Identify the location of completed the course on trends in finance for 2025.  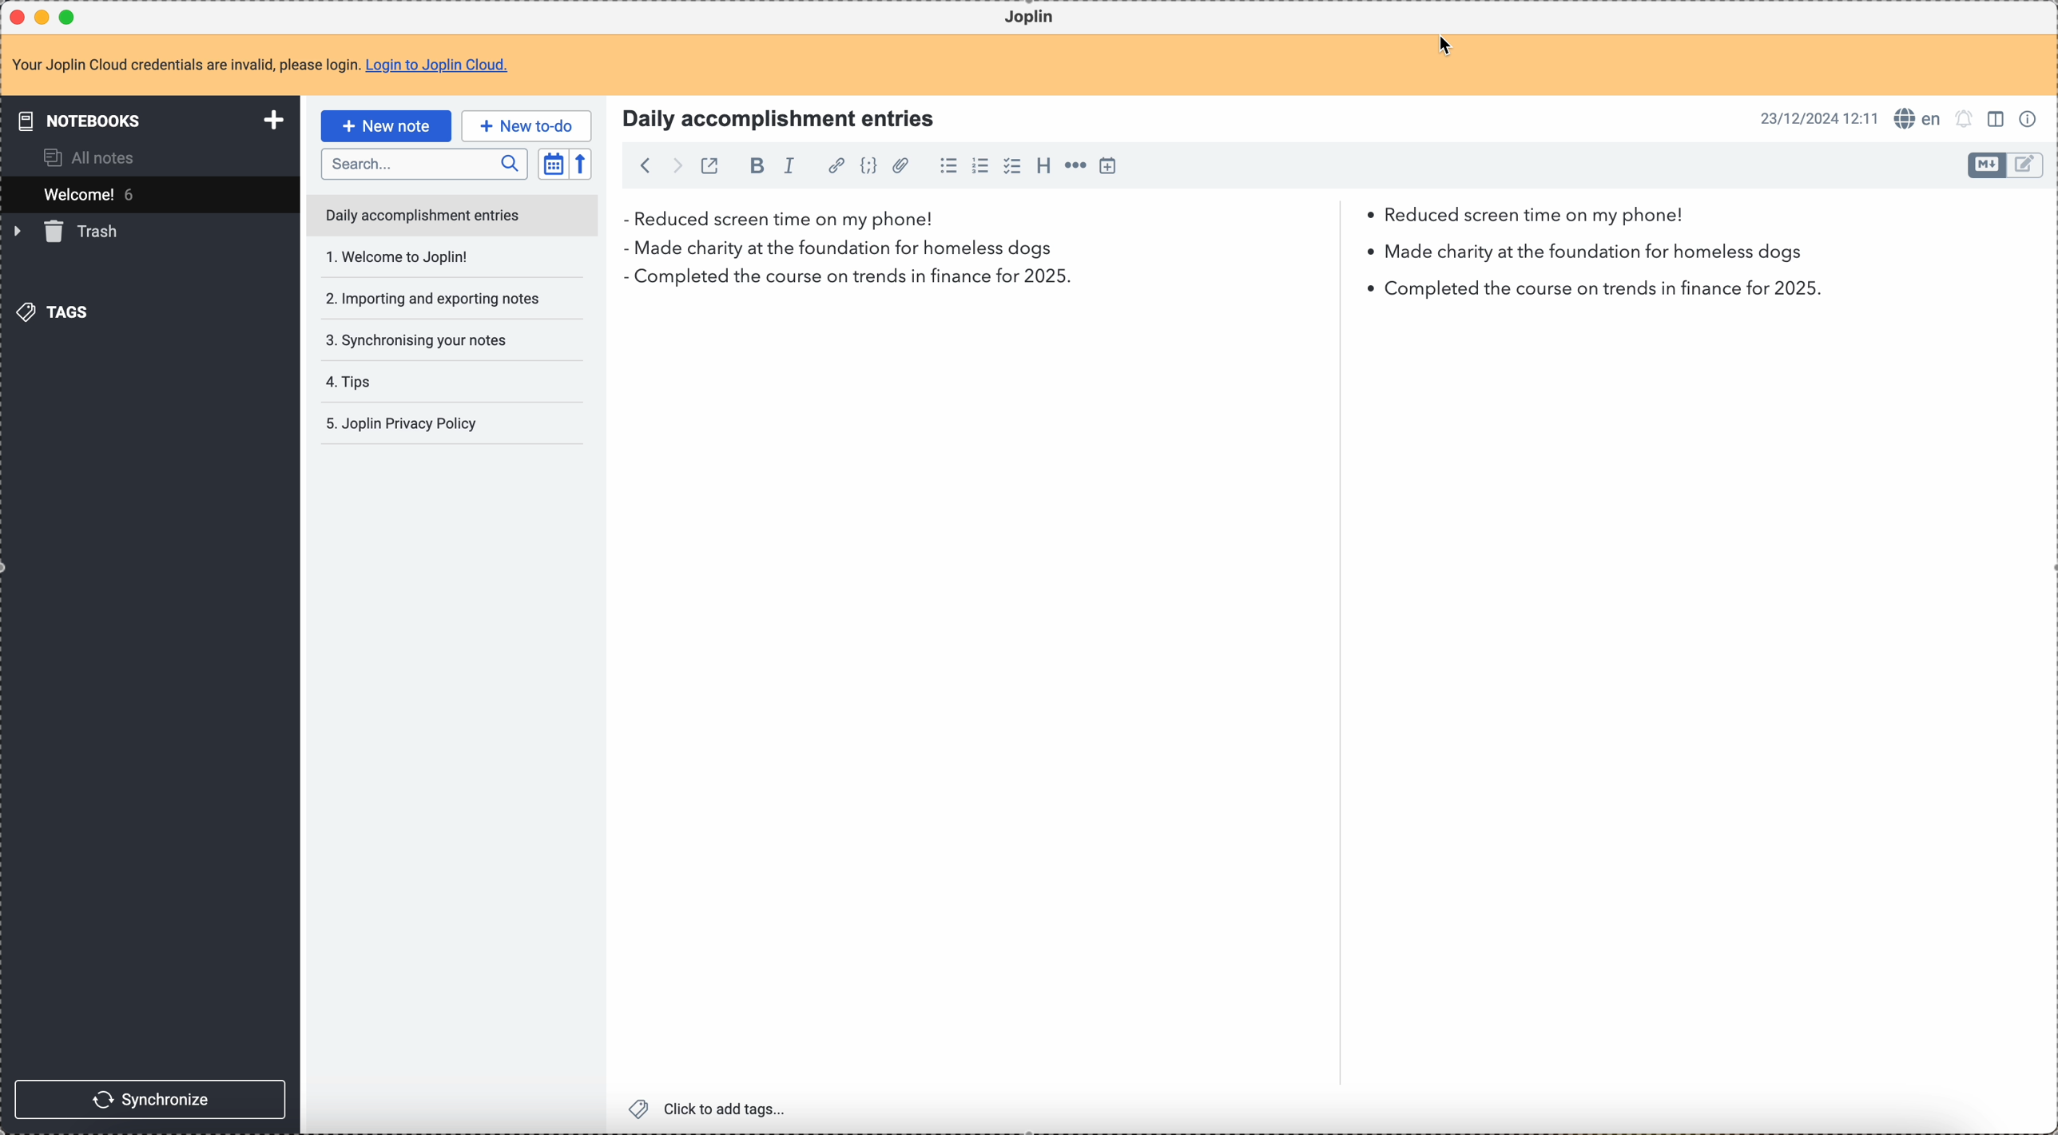
(1230, 287).